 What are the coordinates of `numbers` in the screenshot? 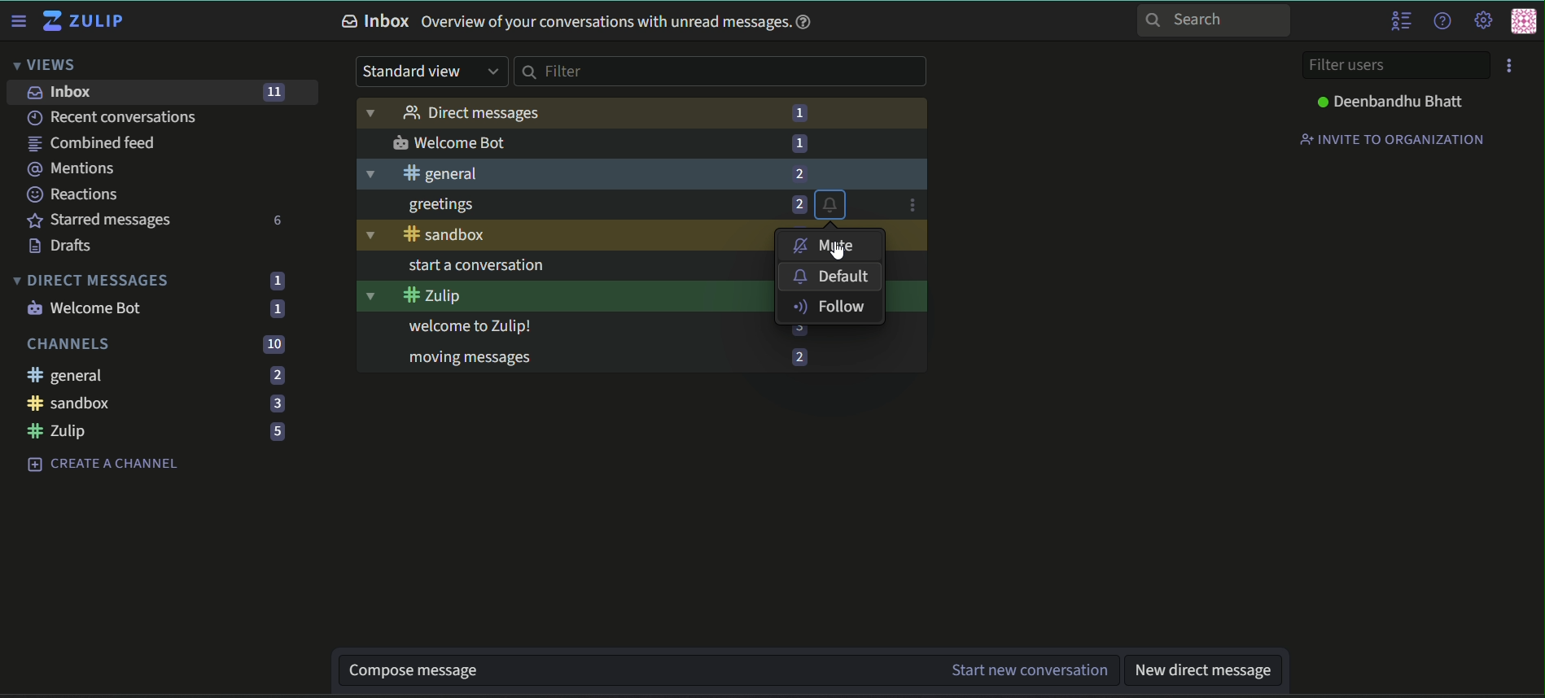 It's located at (274, 343).